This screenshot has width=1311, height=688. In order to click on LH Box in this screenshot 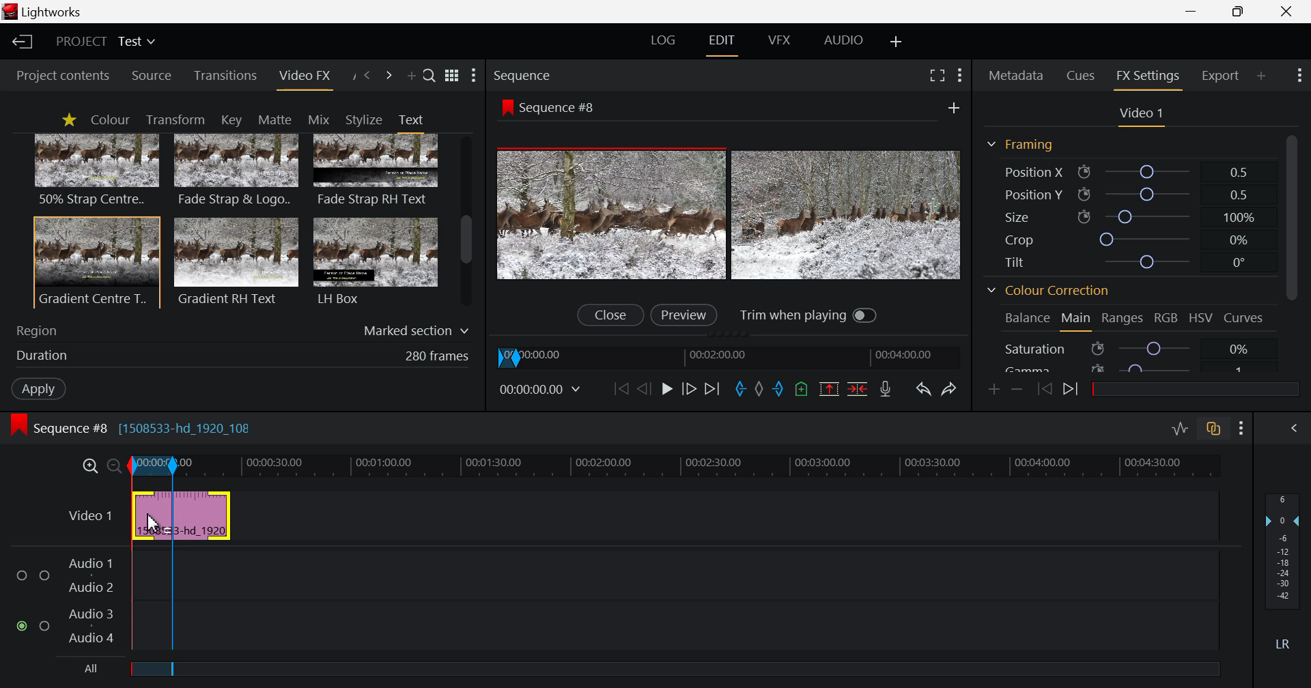, I will do `click(374, 261)`.